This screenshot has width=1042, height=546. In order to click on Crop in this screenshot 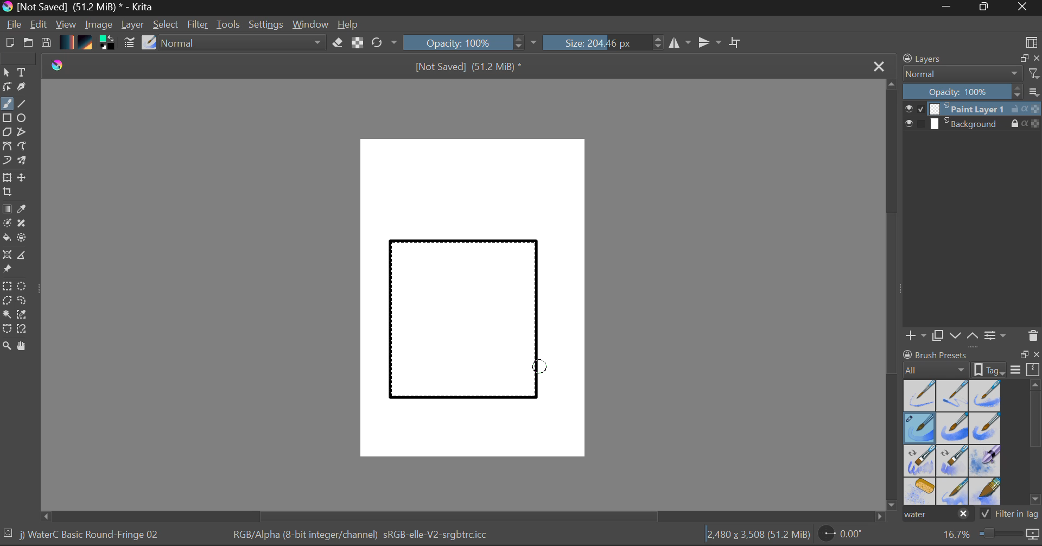, I will do `click(736, 42)`.